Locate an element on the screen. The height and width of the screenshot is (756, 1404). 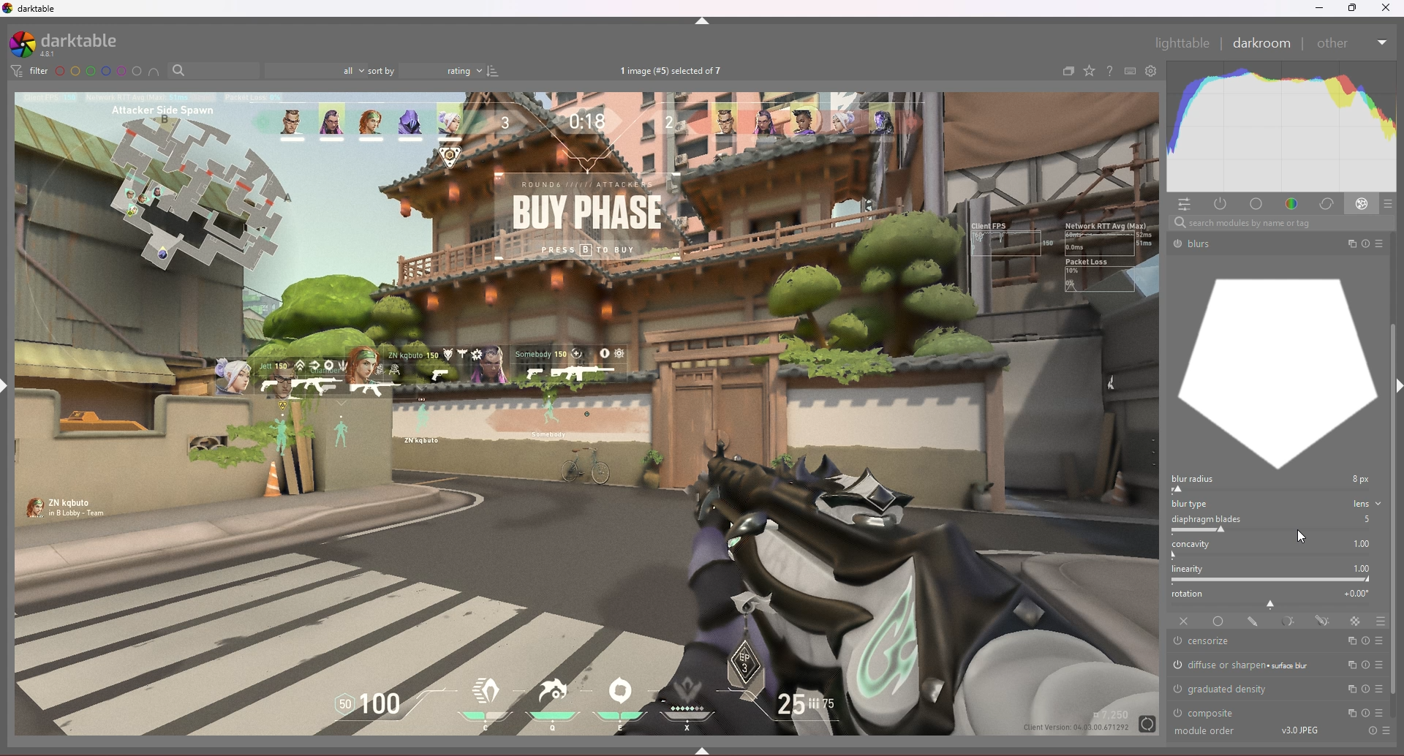
filter is located at coordinates (30, 70).